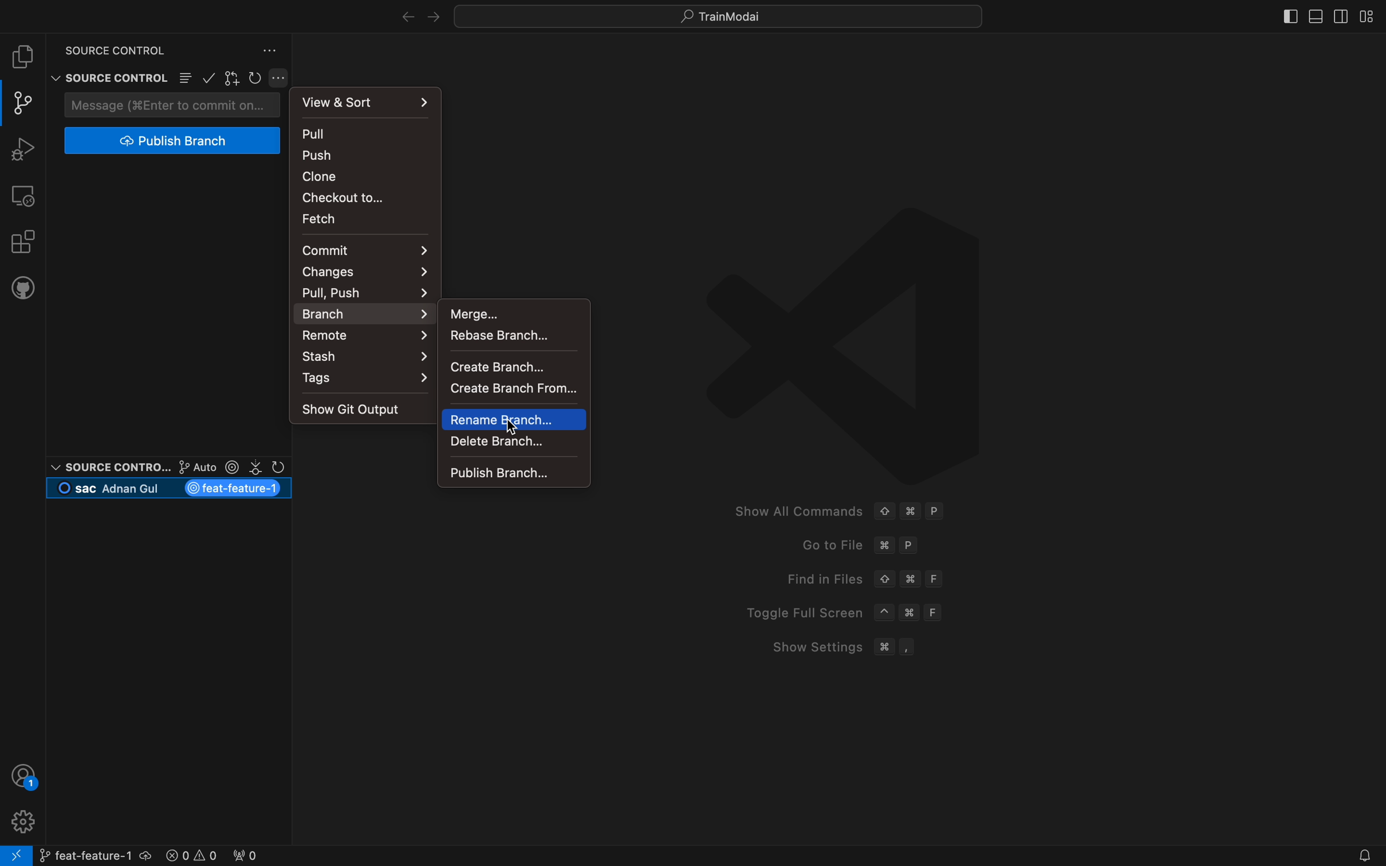 Image resolution: width=1386 pixels, height=866 pixels. Describe the element at coordinates (884, 647) in the screenshot. I see `Command` at that location.